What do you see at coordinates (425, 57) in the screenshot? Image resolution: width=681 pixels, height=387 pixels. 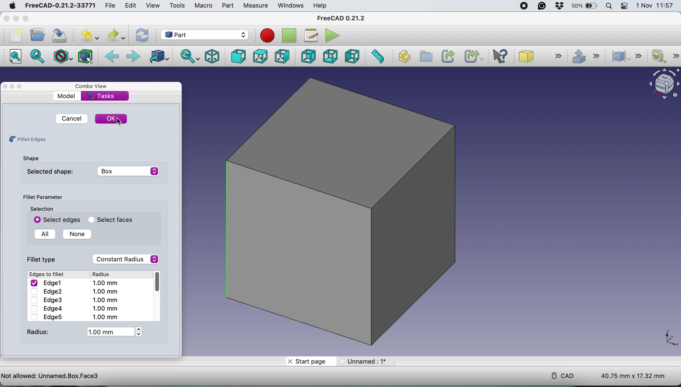 I see `create group` at bounding box center [425, 57].